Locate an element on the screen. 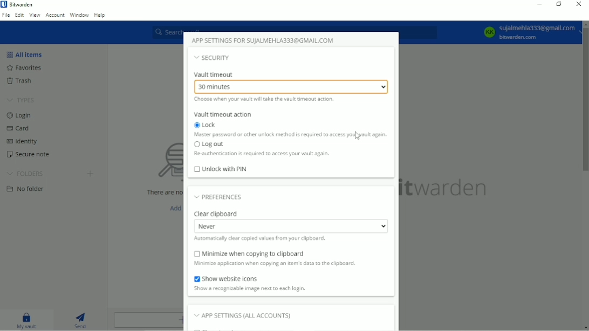  Minimize when copying to clipboard is located at coordinates (251, 253).